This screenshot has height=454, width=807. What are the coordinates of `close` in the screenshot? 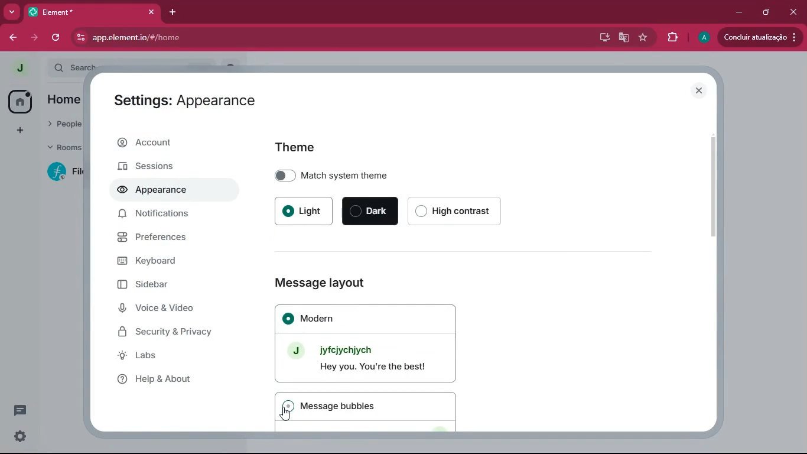 It's located at (701, 91).